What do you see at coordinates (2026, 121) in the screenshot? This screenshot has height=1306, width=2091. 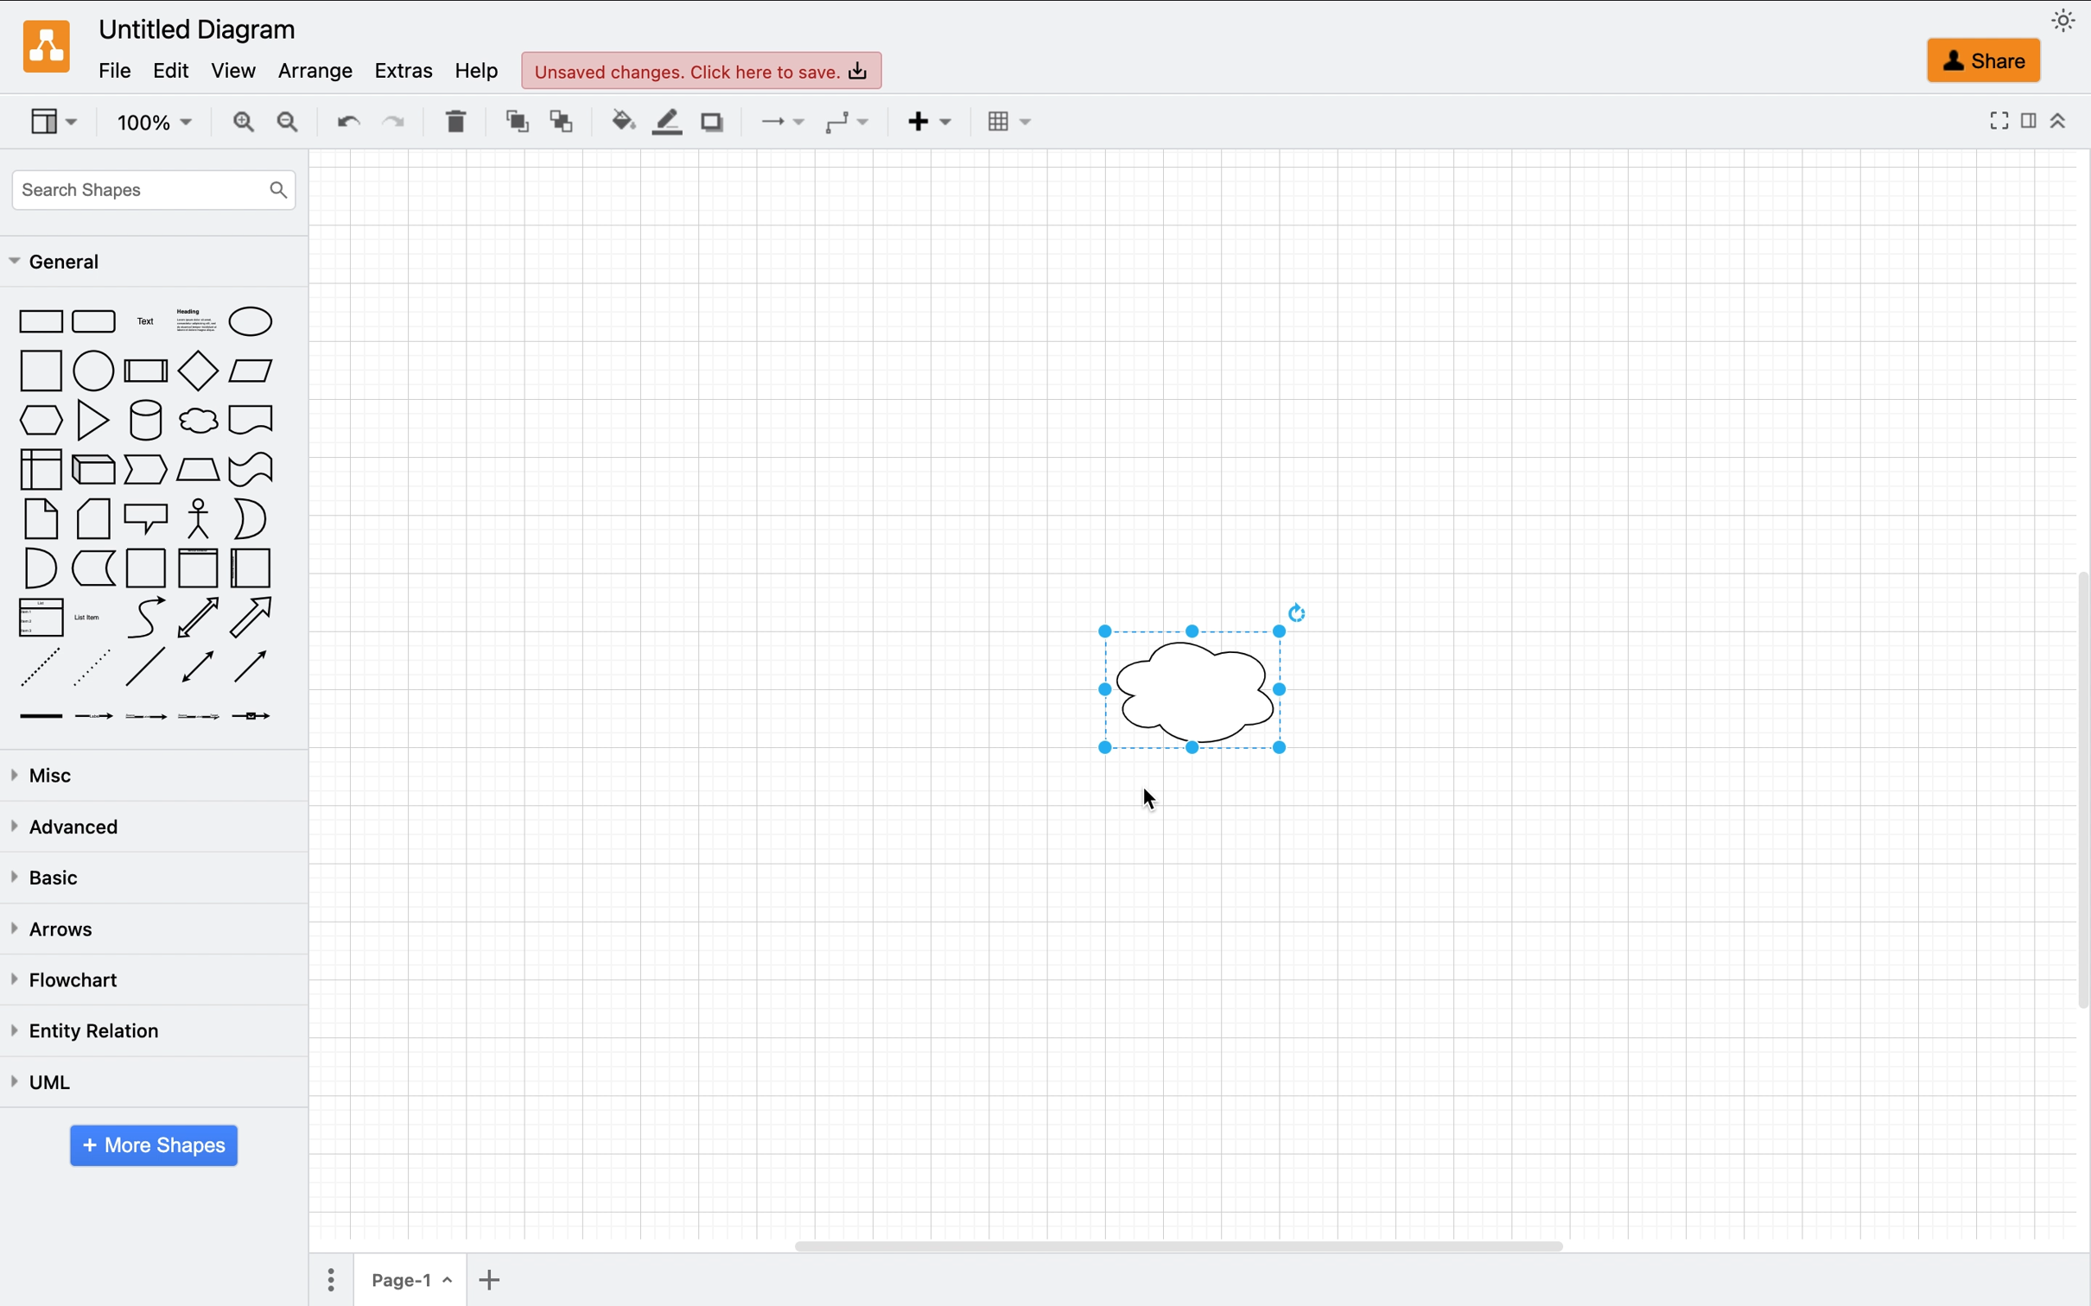 I see `format` at bounding box center [2026, 121].